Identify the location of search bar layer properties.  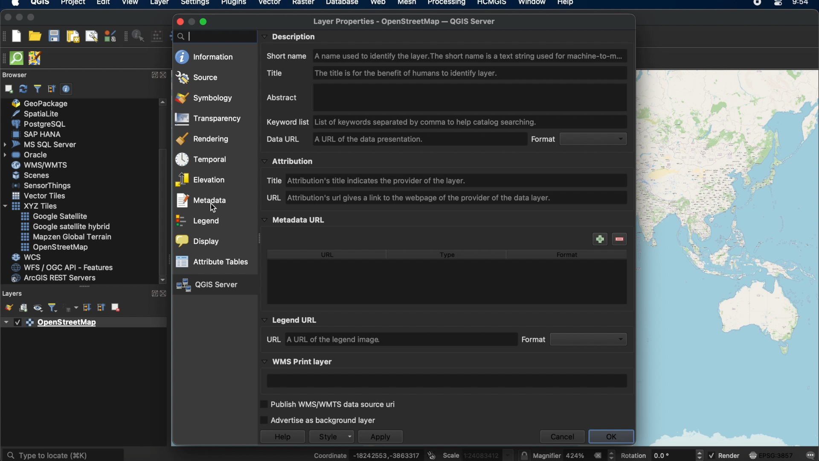
(212, 36).